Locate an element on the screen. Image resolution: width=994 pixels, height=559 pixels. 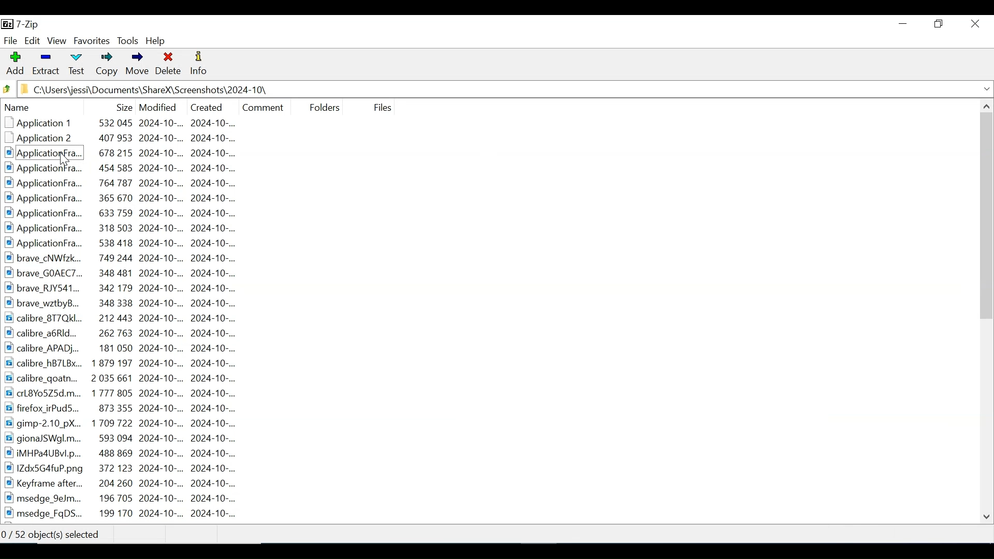
Keyframe after... 204 260 2024-10-.. 2024-10-... is located at coordinates (127, 483).